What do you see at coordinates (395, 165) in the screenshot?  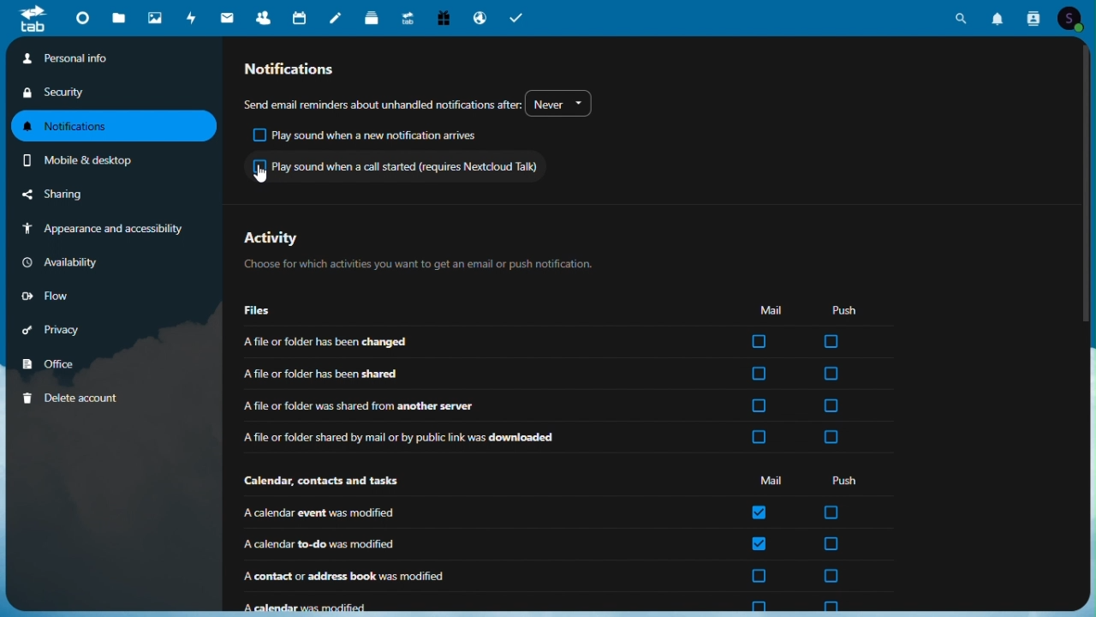 I see `Please sound when call started : requires next cloud talk.` at bounding box center [395, 165].